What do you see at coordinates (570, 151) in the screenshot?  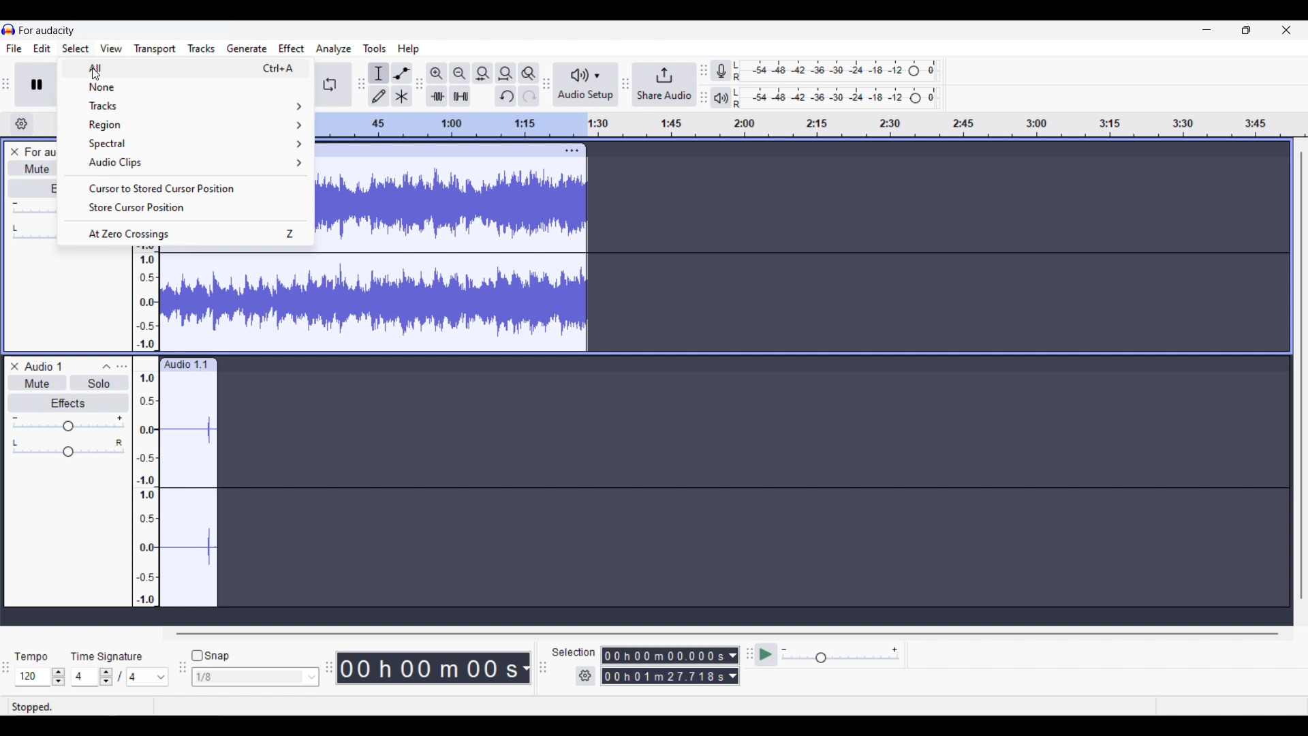 I see `track options` at bounding box center [570, 151].